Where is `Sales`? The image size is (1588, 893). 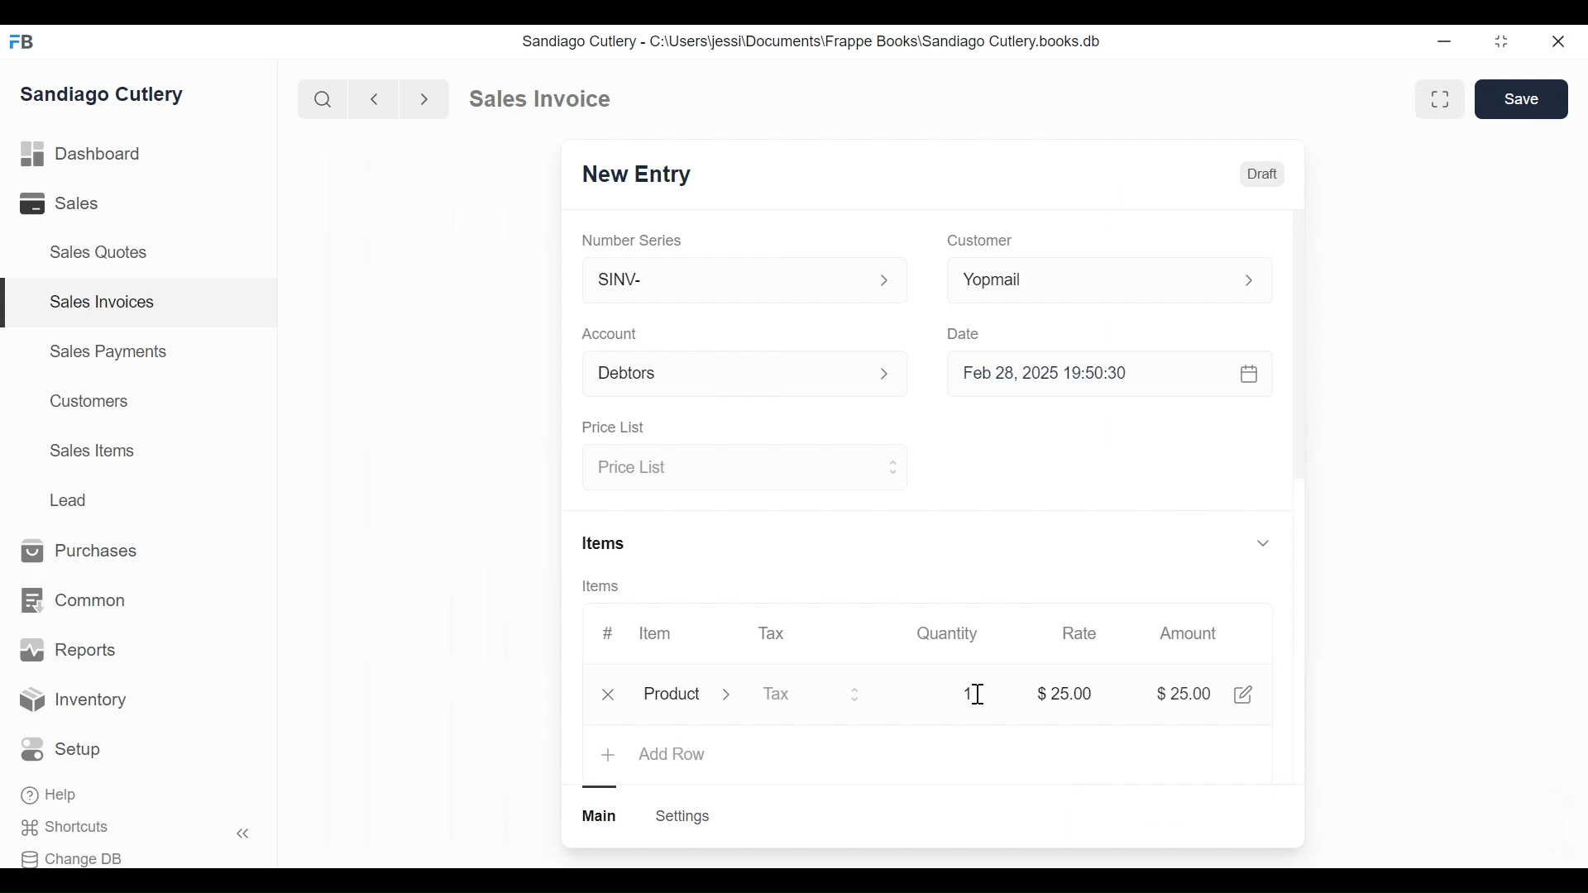 Sales is located at coordinates (62, 203).